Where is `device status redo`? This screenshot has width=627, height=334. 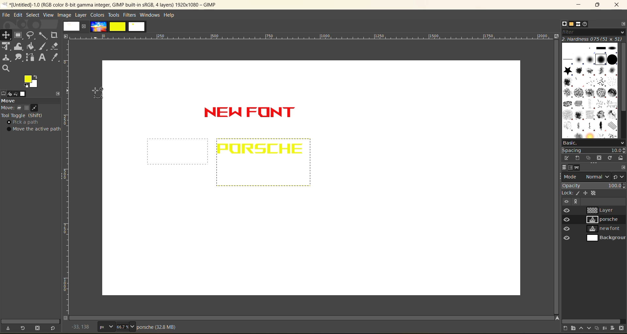
device status redo is located at coordinates (13, 94).